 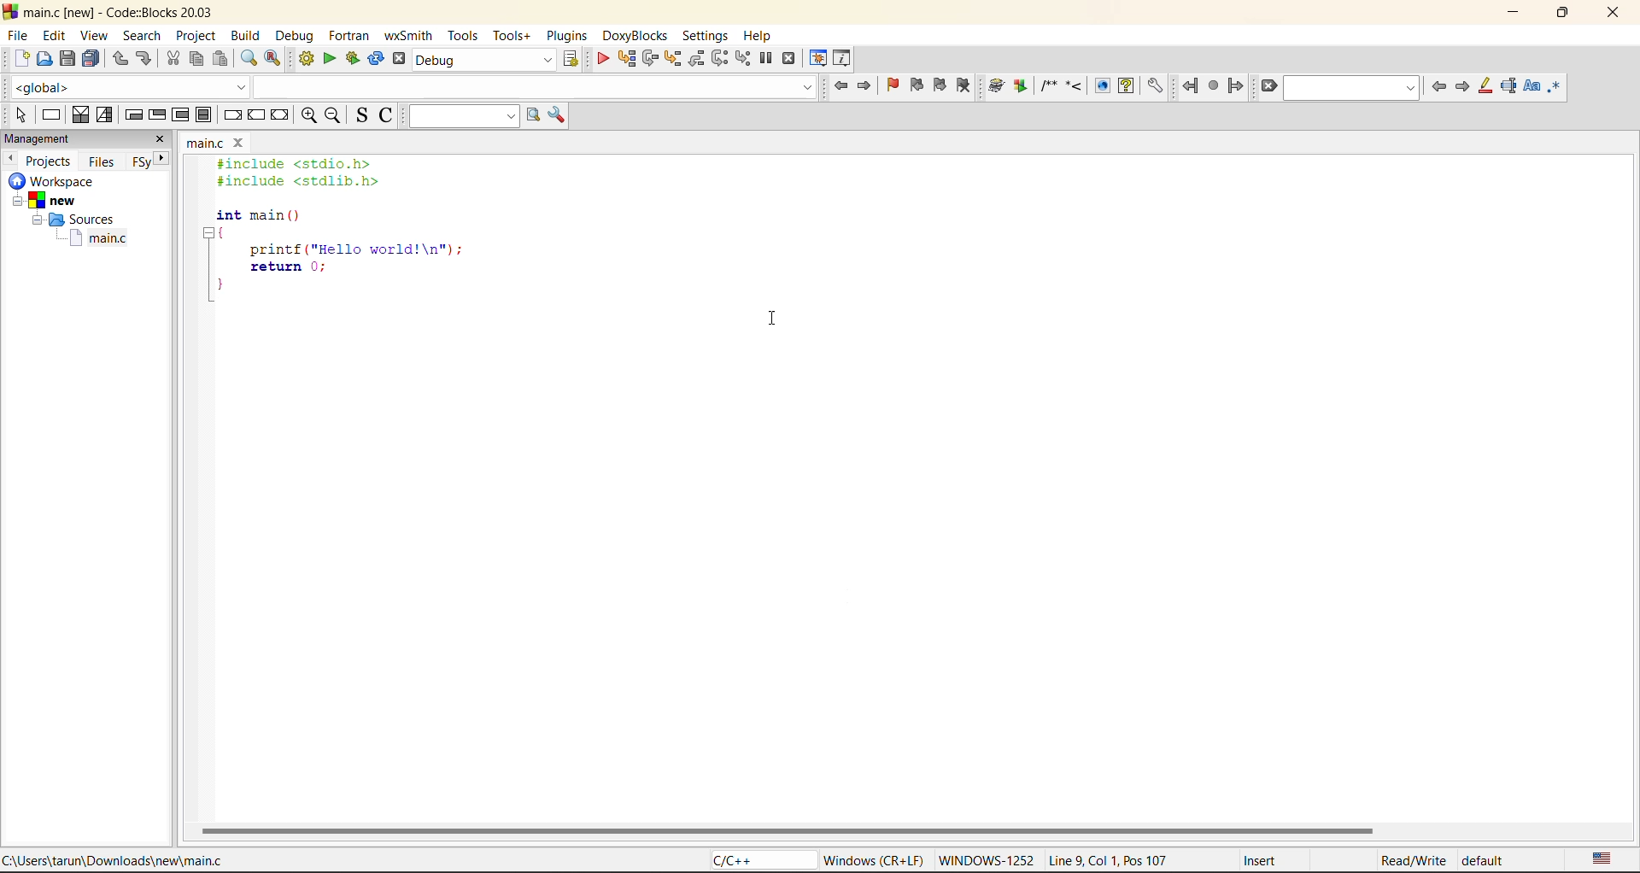 What do you see at coordinates (628, 59) in the screenshot?
I see `run to cursor` at bounding box center [628, 59].